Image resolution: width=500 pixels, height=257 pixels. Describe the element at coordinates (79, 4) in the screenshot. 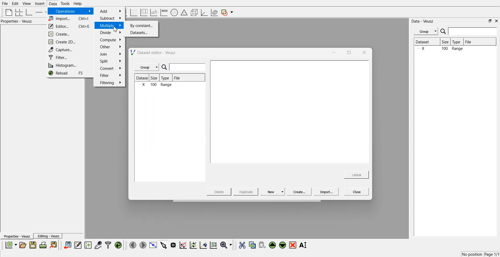

I see `Help` at that location.